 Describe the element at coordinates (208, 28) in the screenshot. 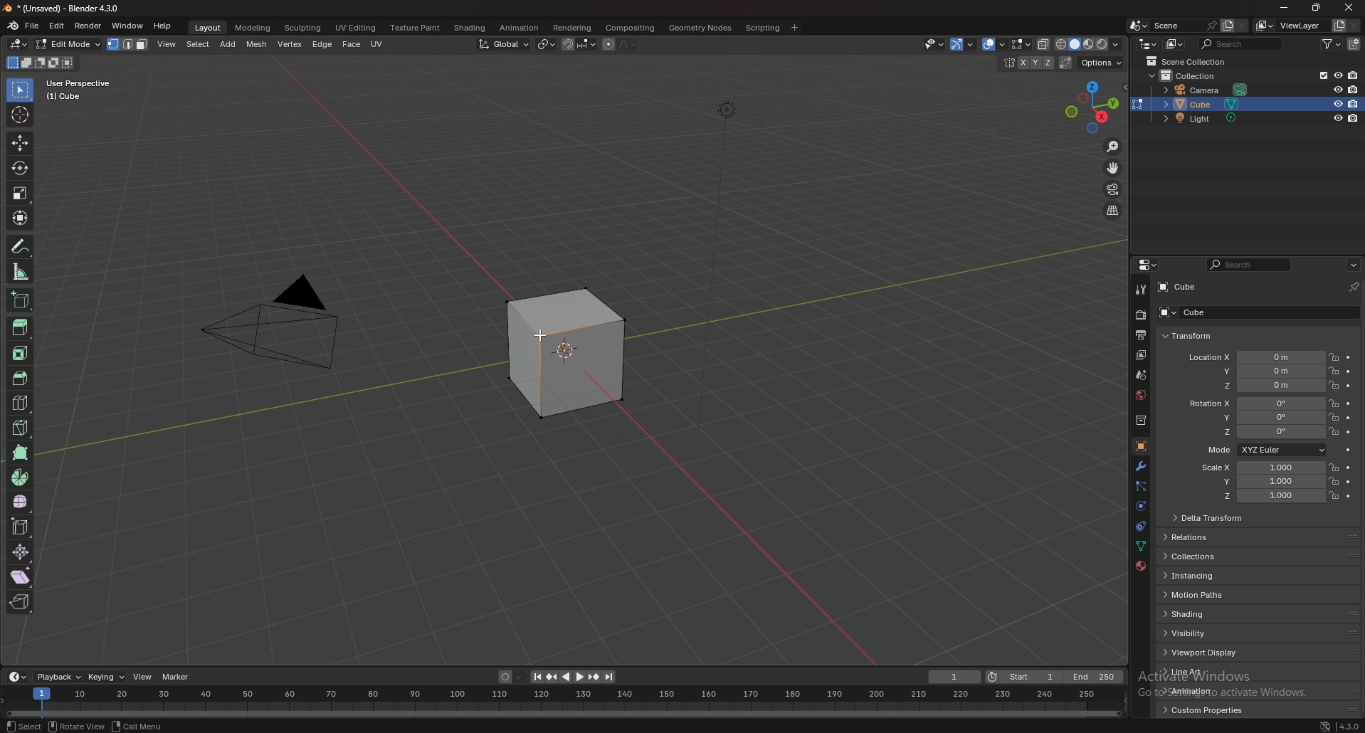

I see `layout` at that location.